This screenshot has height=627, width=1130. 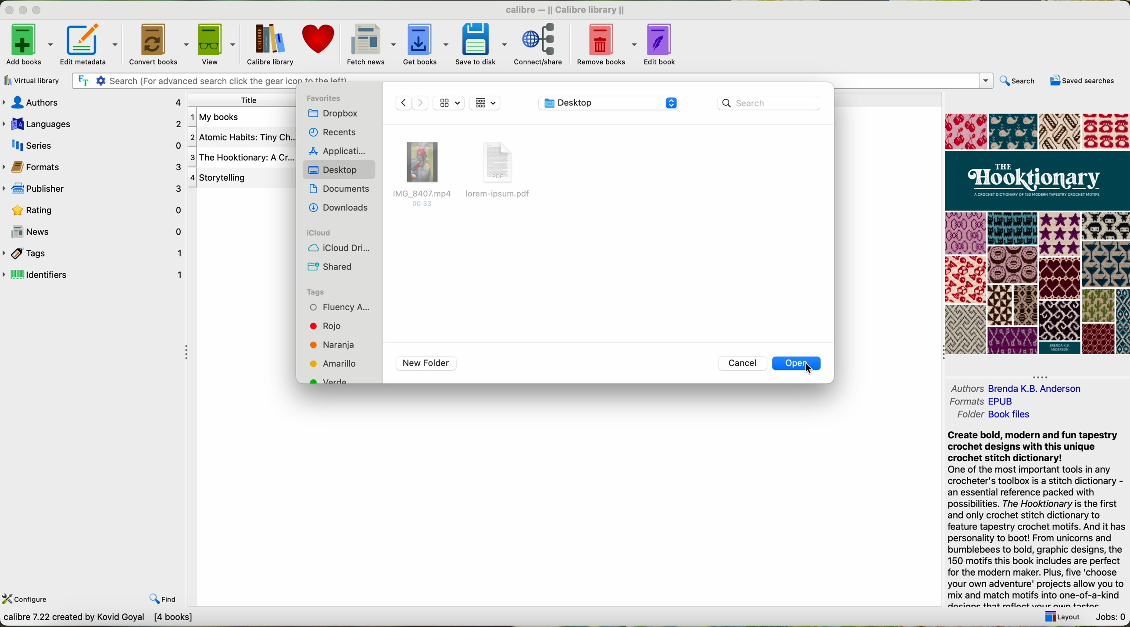 I want to click on identifiers, so click(x=93, y=274).